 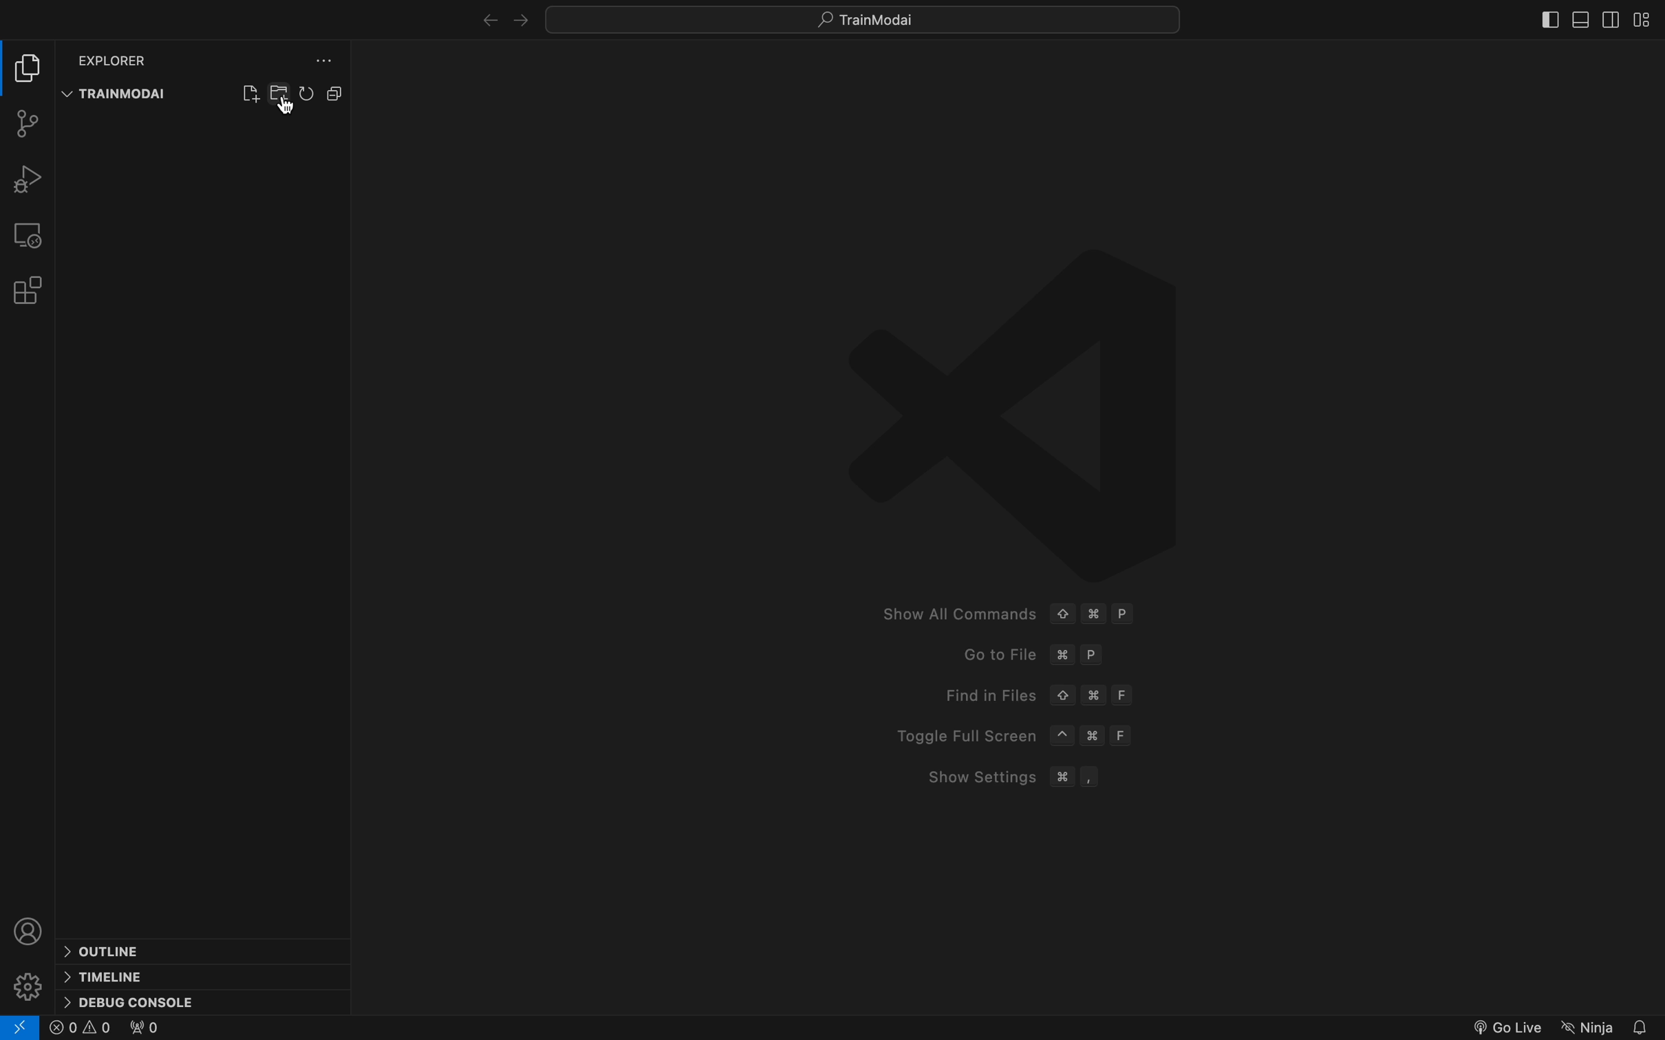 What do you see at coordinates (870, 21) in the screenshot?
I see `Quick open` at bounding box center [870, 21].